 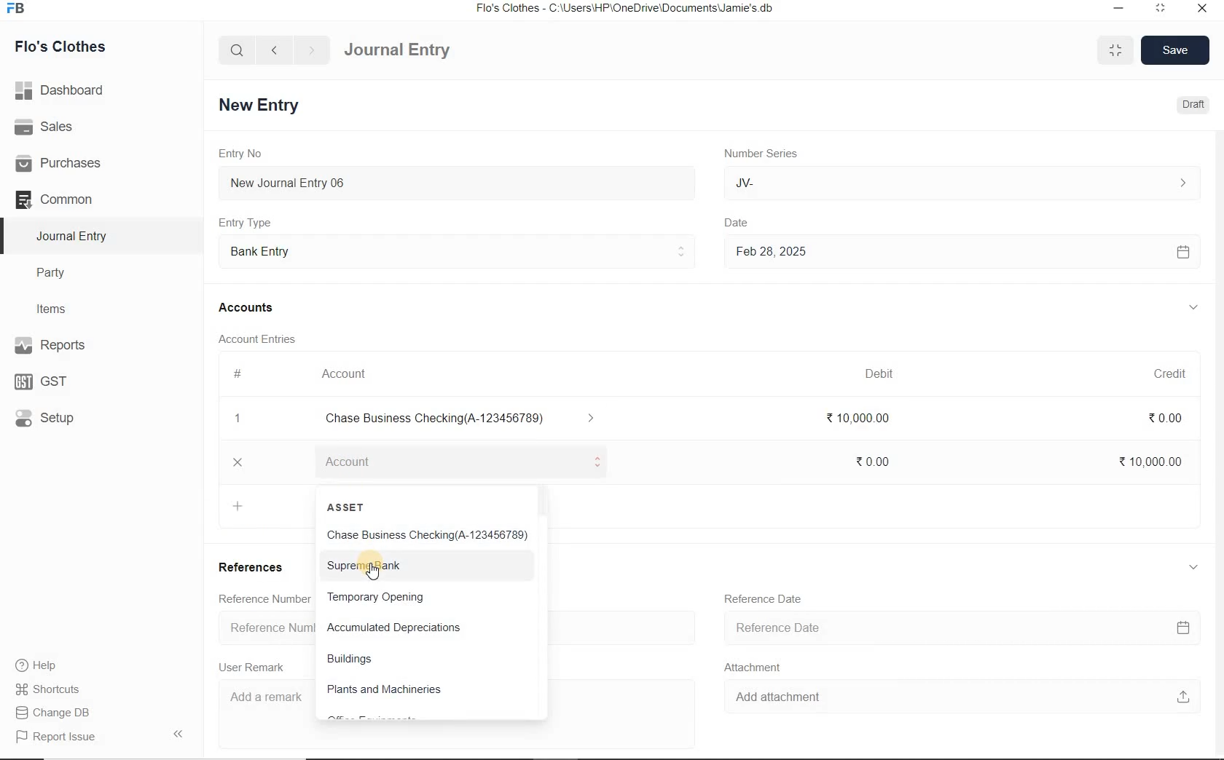 What do you see at coordinates (459, 181) in the screenshot?
I see `New Journal Entry 06` at bounding box center [459, 181].